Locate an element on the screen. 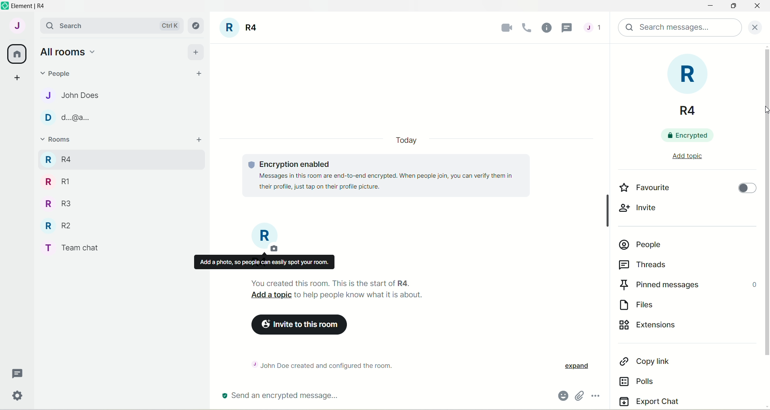  ~ John Doe created and configured the room. is located at coordinates (330, 364).